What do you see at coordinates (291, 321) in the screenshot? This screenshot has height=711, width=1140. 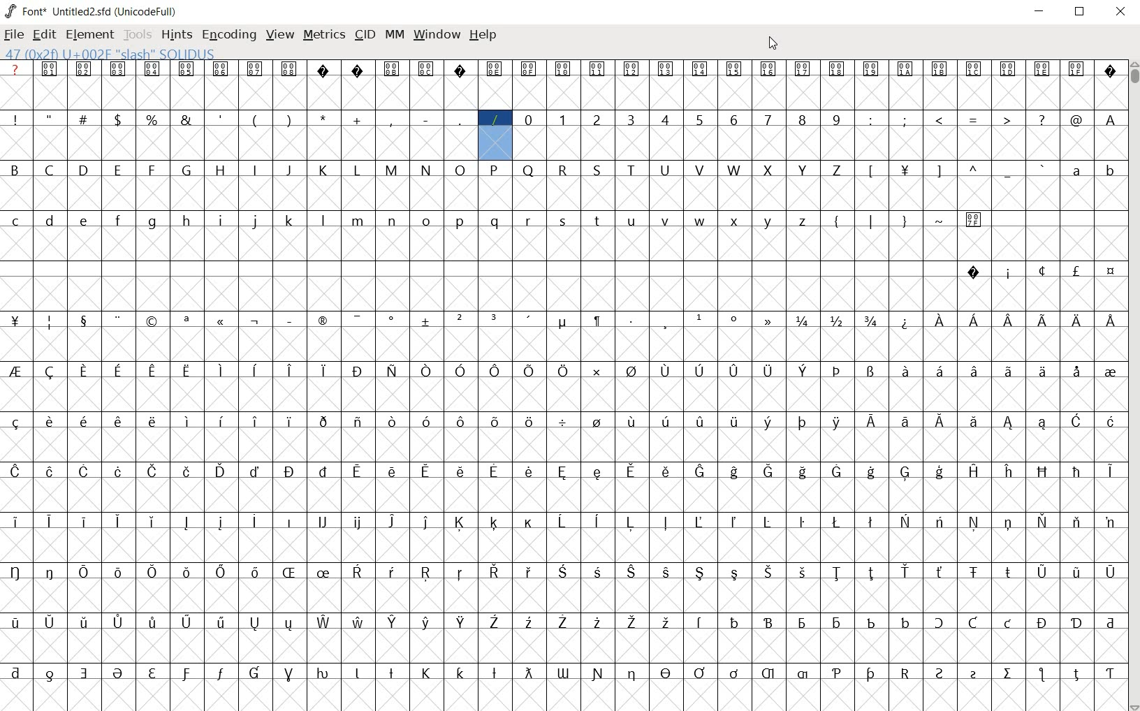 I see `glyph` at bounding box center [291, 321].